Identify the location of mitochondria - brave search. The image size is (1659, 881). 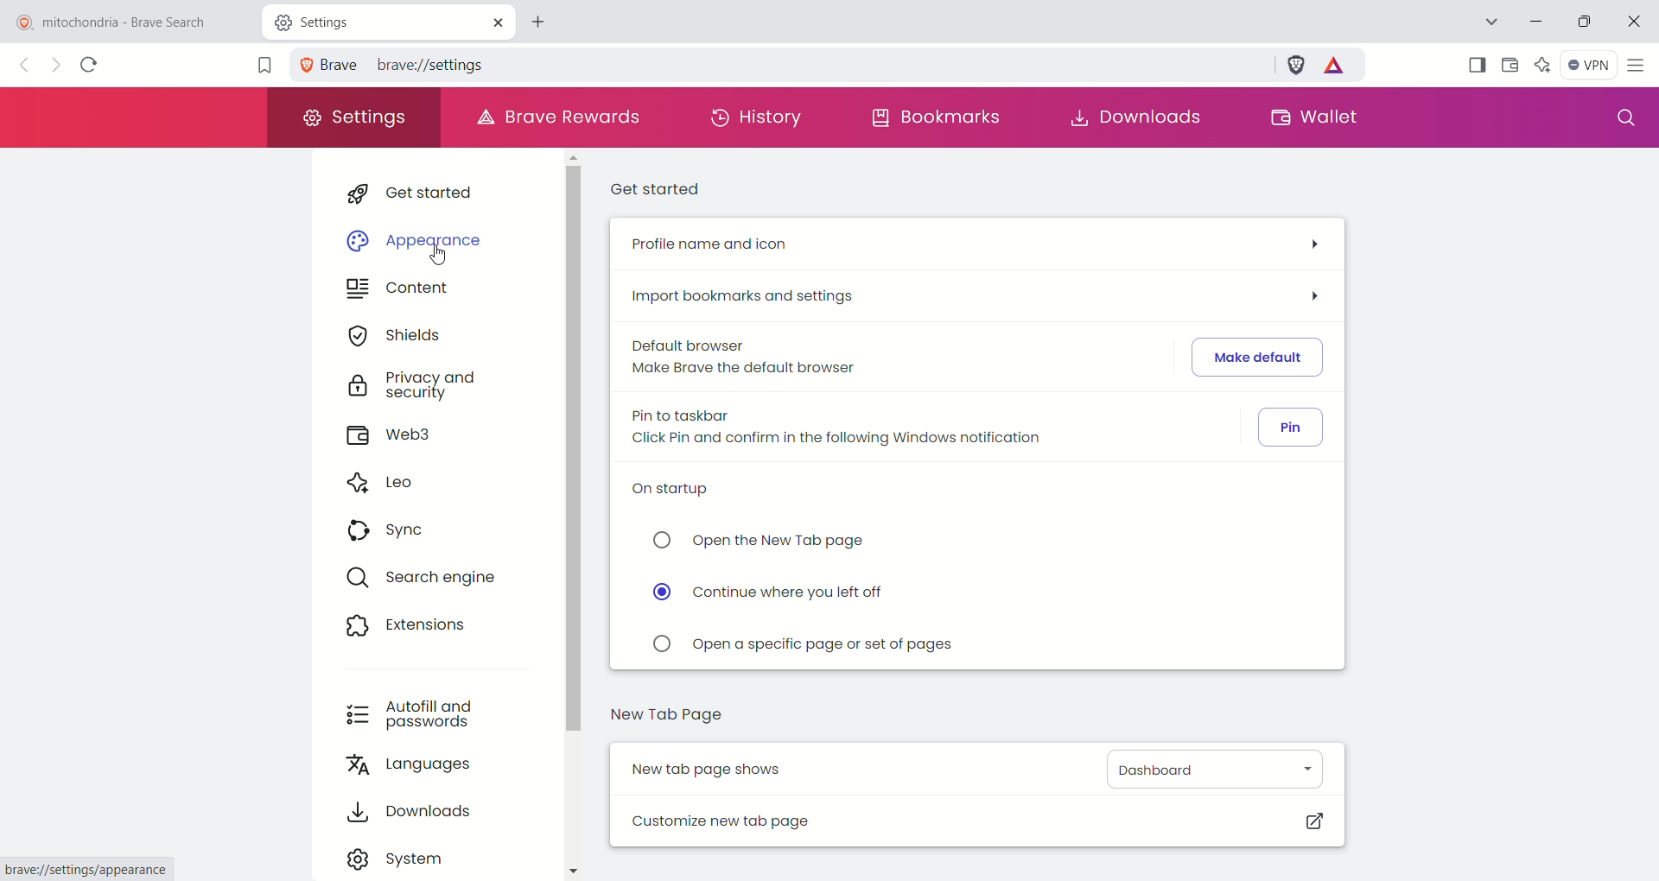
(127, 21).